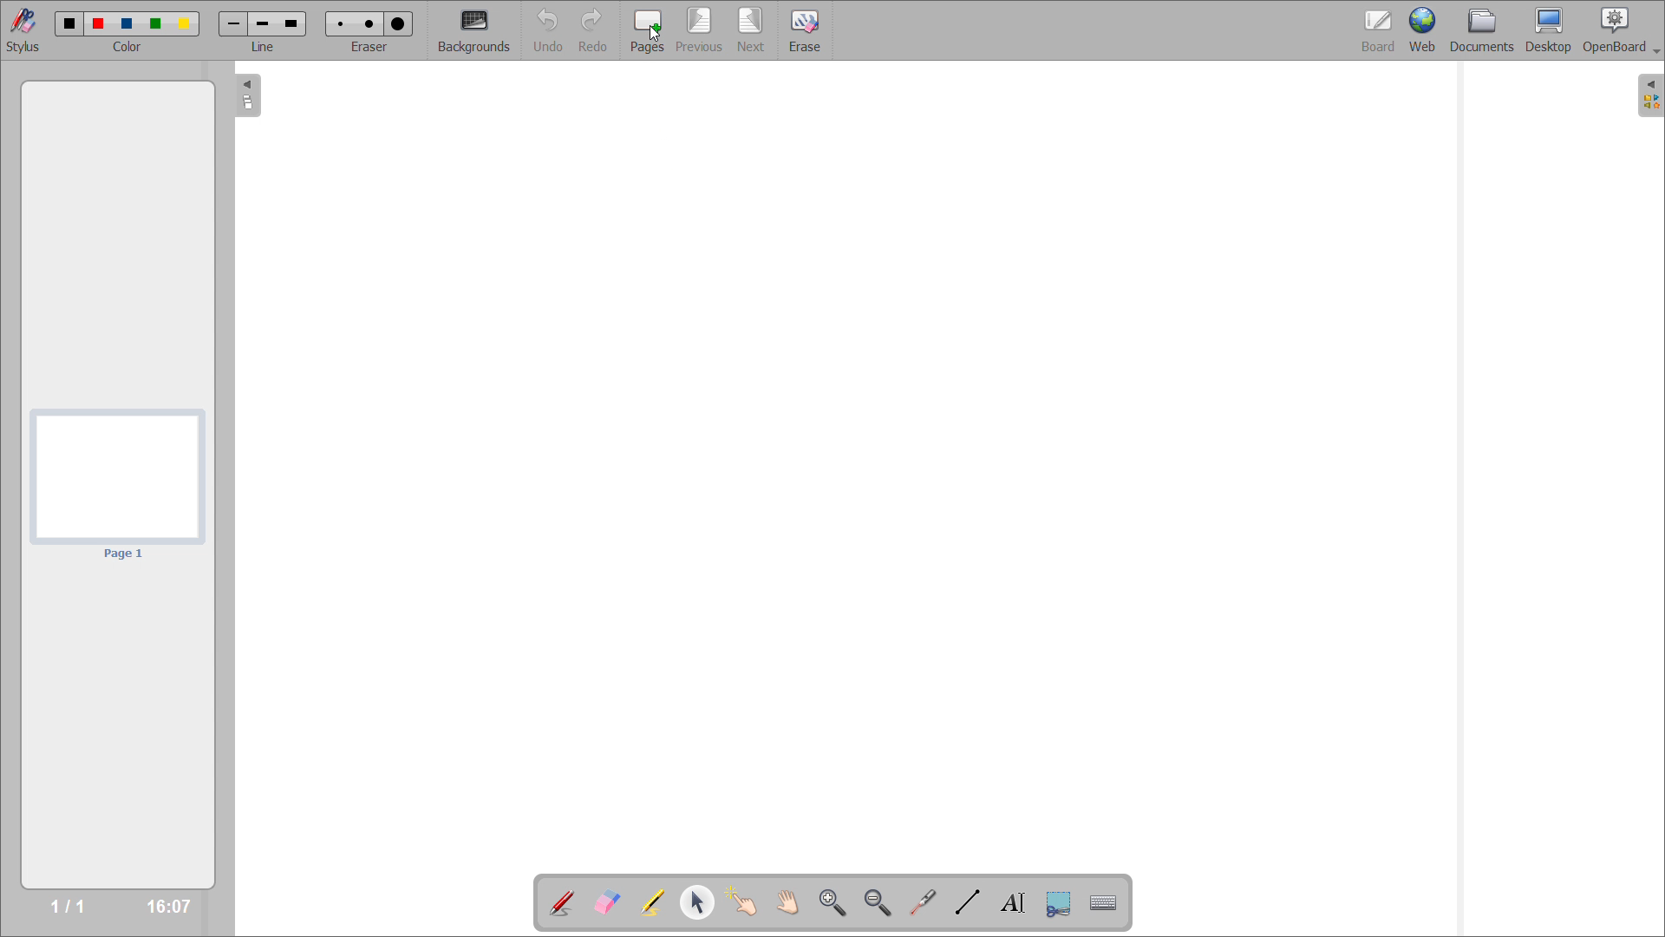  What do you see at coordinates (1013, 903) in the screenshot?
I see `write text` at bounding box center [1013, 903].